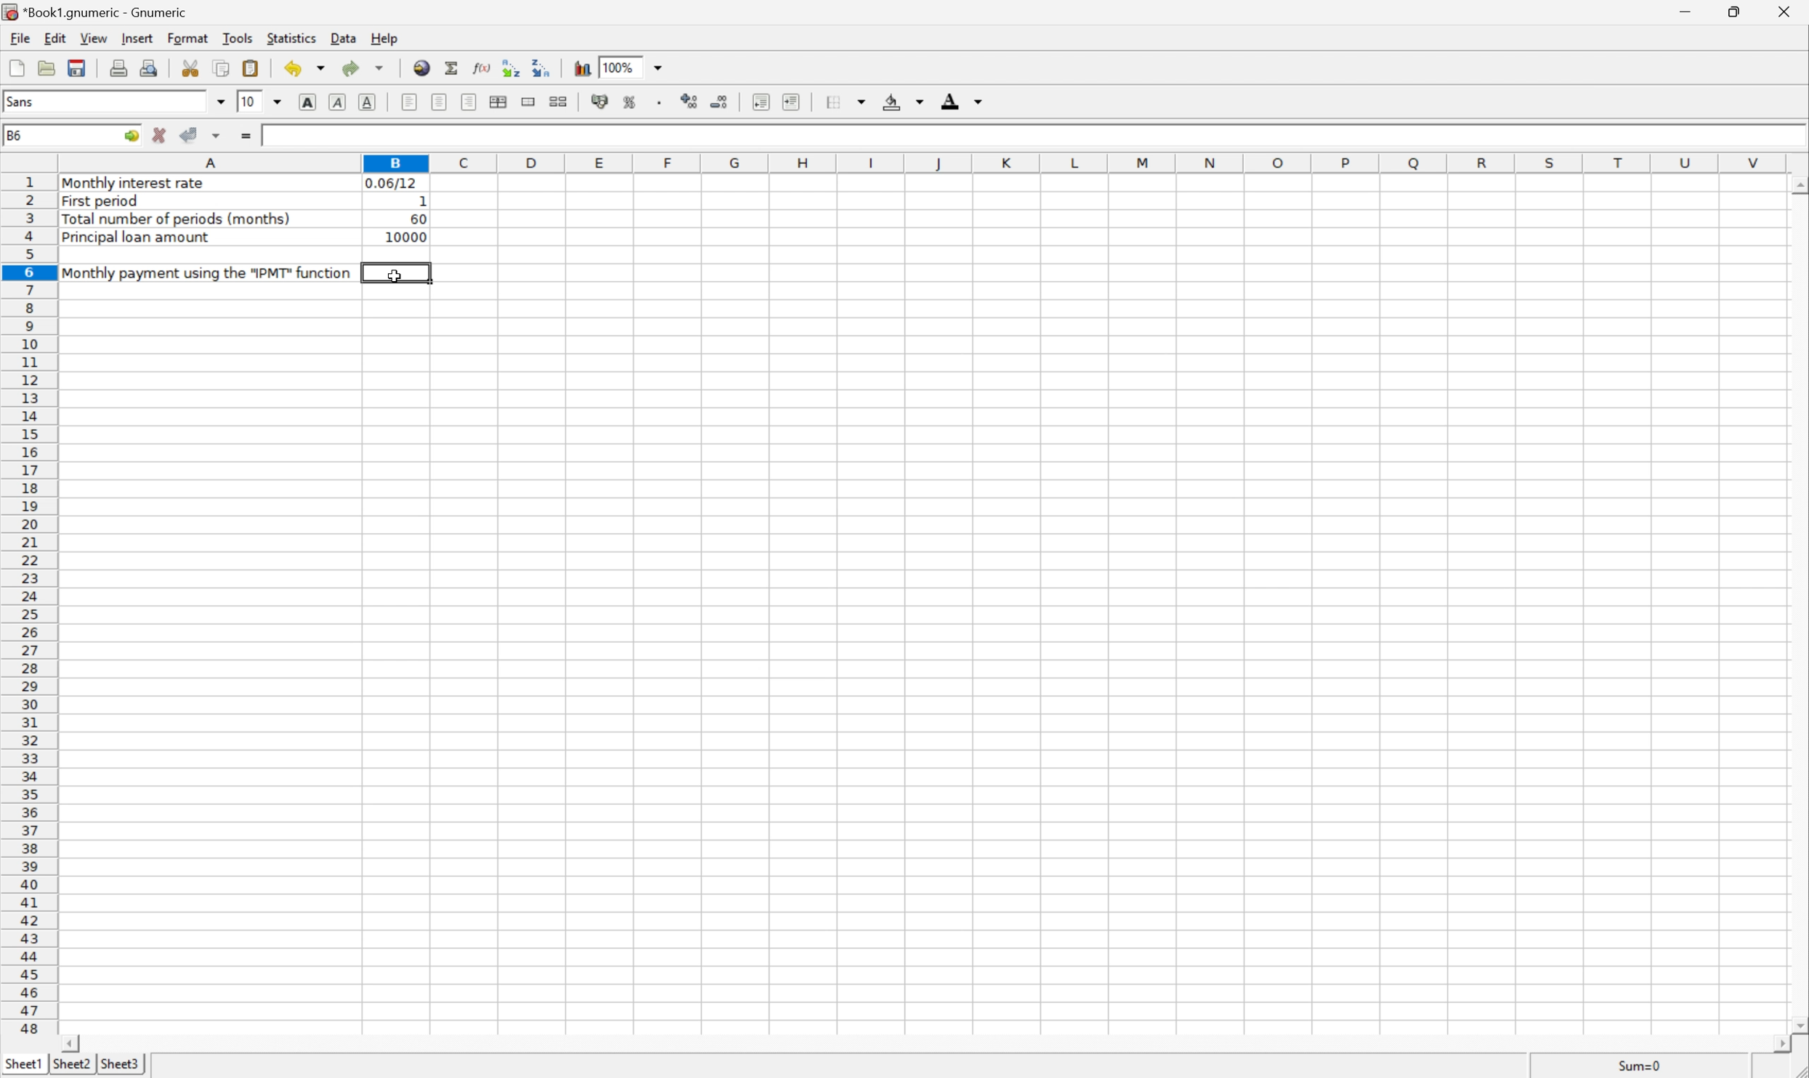  Describe the element at coordinates (469, 102) in the screenshot. I see `Align Right` at that location.